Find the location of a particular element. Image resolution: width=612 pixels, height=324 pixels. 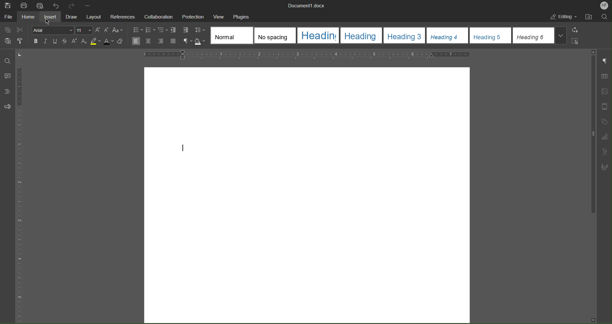

Decrease font is located at coordinates (106, 30).